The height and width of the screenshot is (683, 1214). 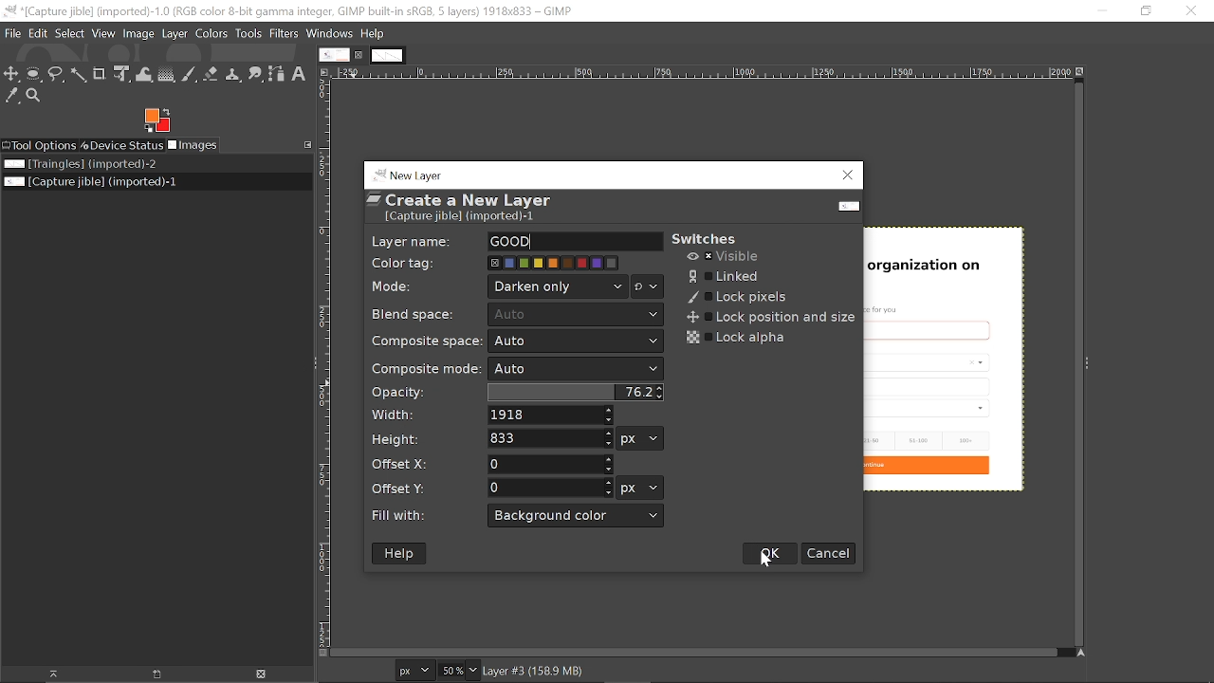 What do you see at coordinates (574, 241) in the screenshot?
I see `Layer name` at bounding box center [574, 241].